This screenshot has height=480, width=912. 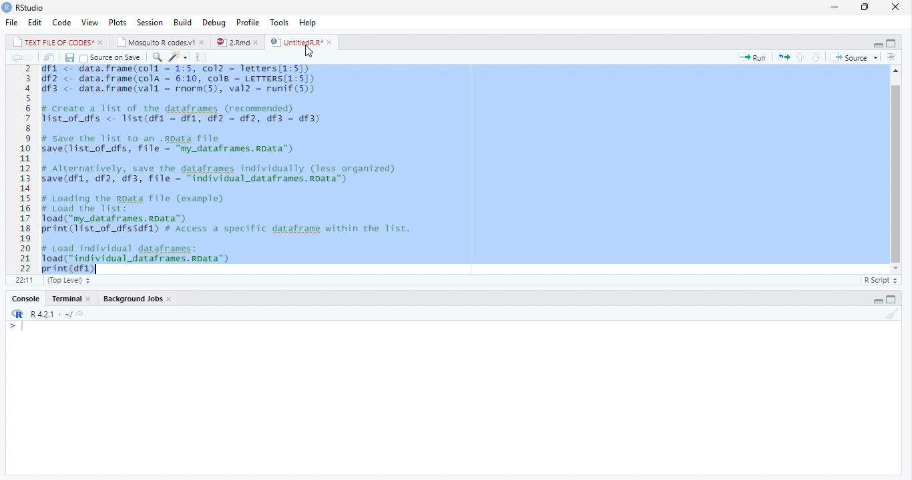 I want to click on Code Tools, so click(x=179, y=58).